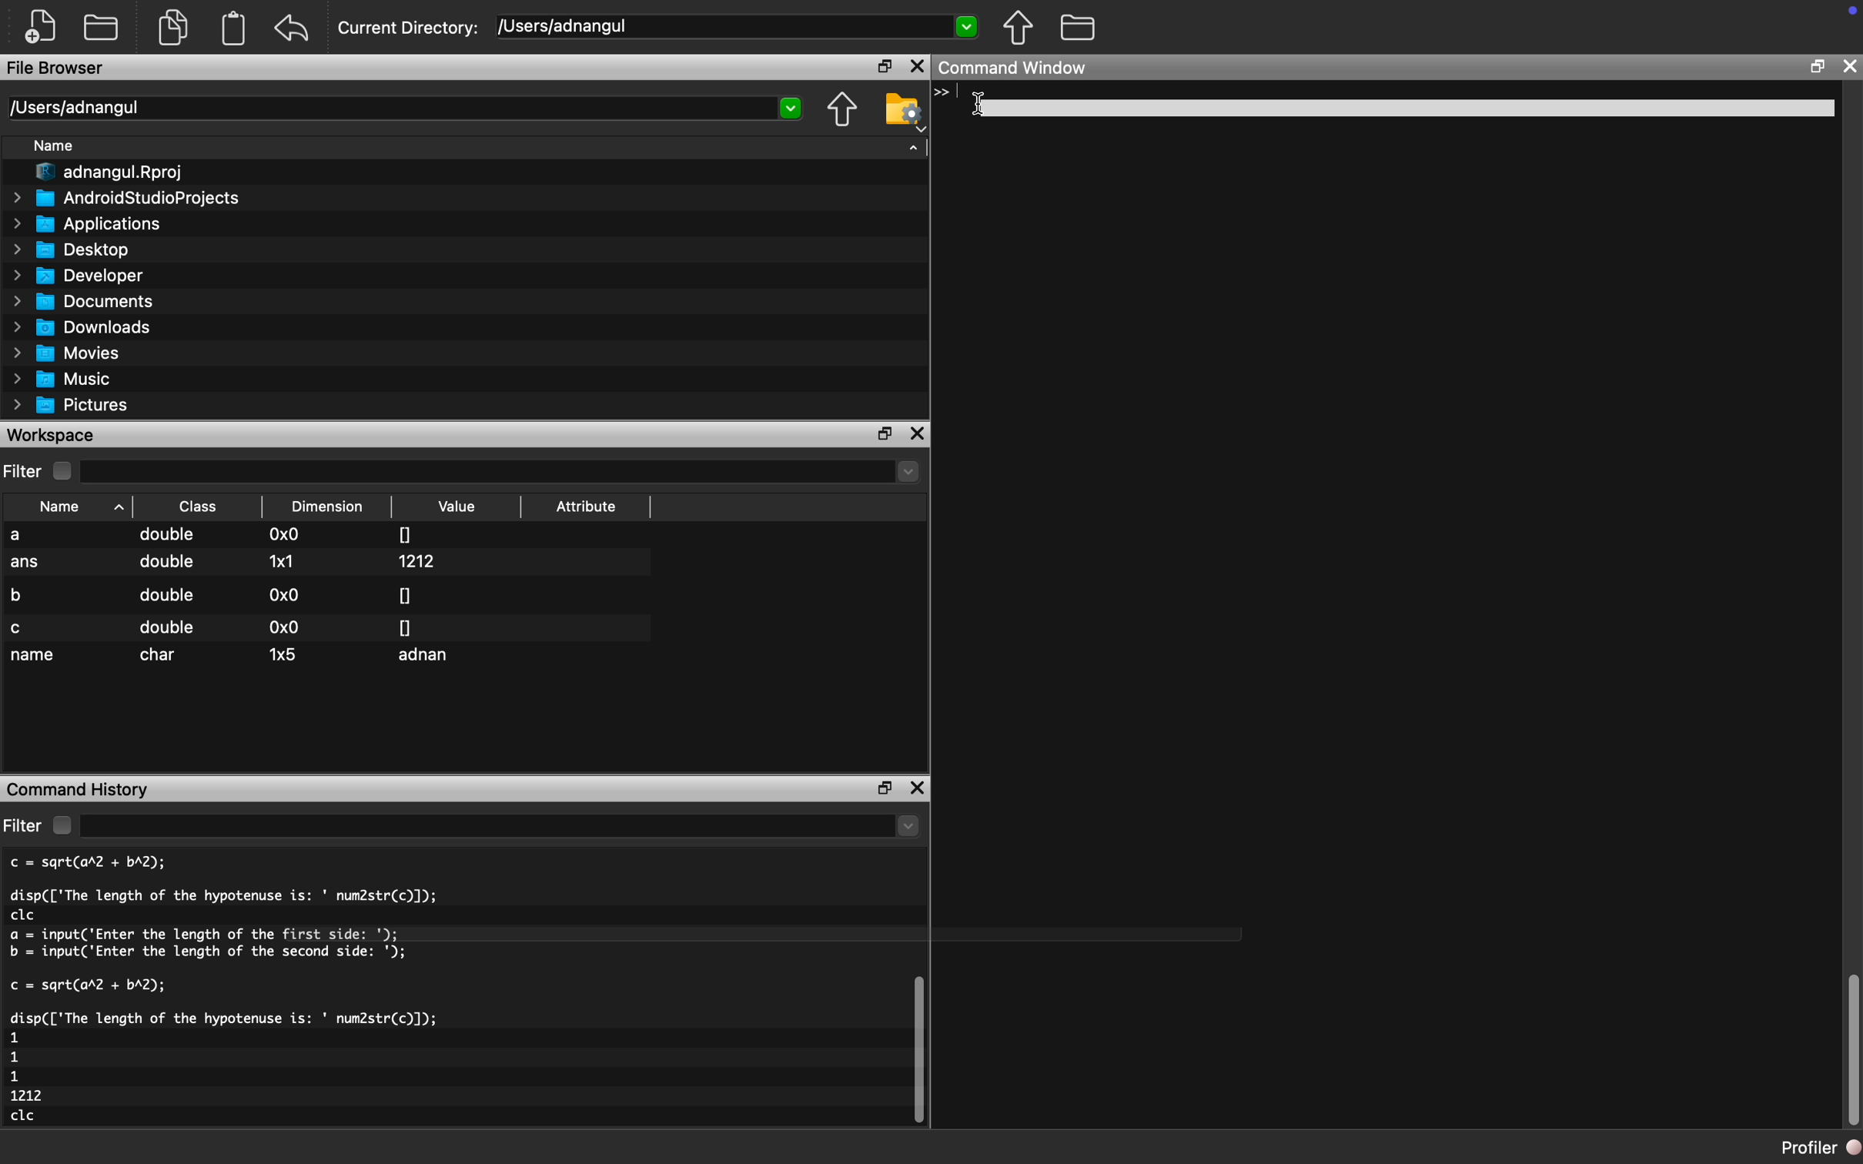 The width and height of the screenshot is (1863, 1164). Describe the element at coordinates (919, 791) in the screenshot. I see `close` at that location.